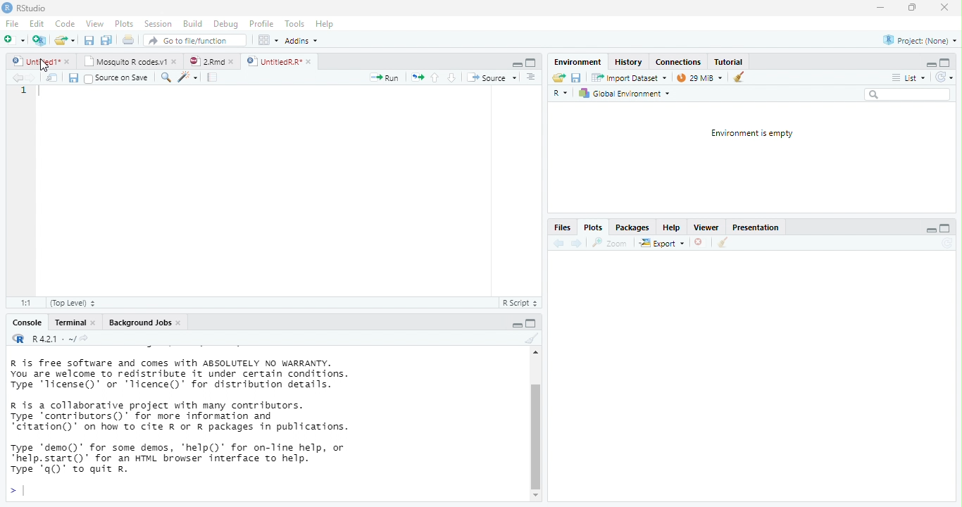  I want to click on maximize, so click(912, 8).